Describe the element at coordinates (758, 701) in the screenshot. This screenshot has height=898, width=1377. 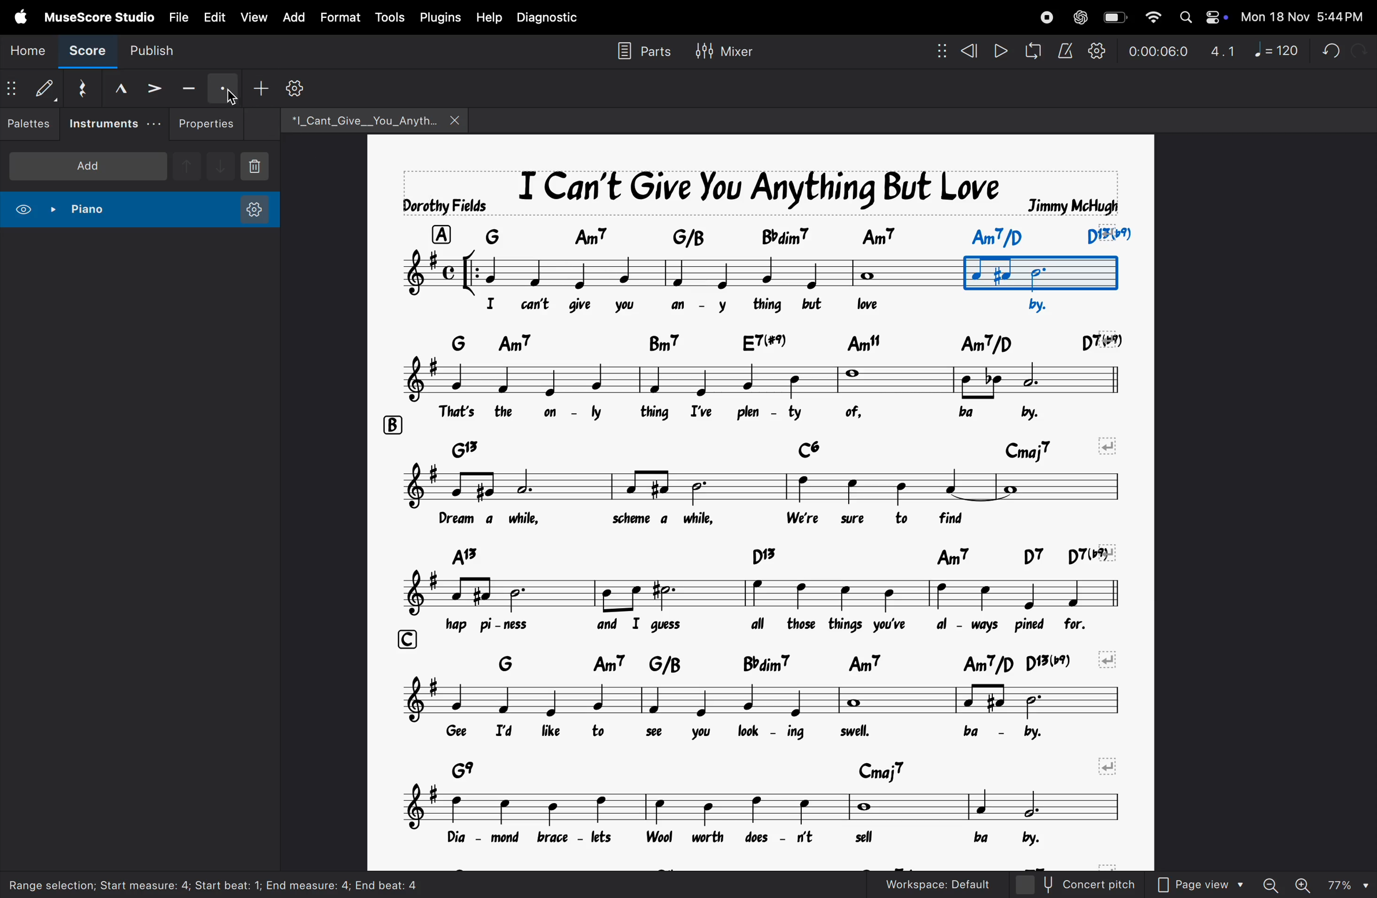
I see `notes` at that location.